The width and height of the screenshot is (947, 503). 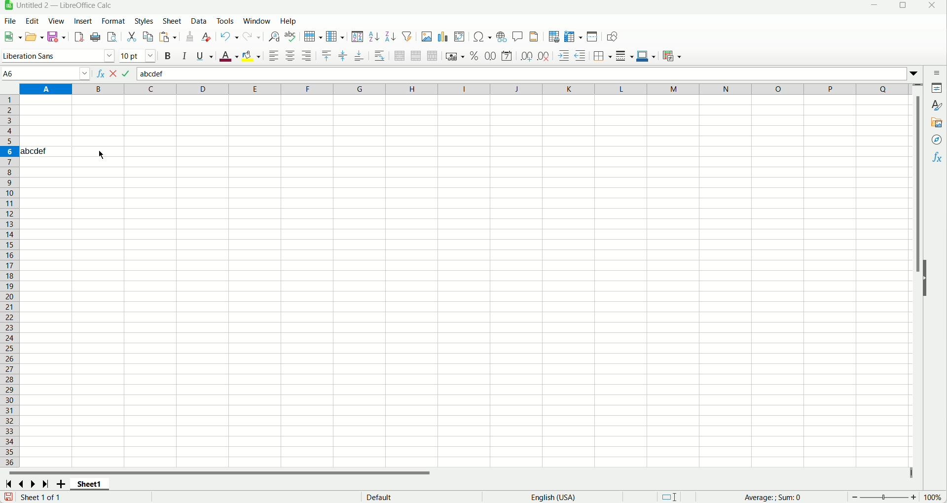 What do you see at coordinates (148, 36) in the screenshot?
I see `copy` at bounding box center [148, 36].